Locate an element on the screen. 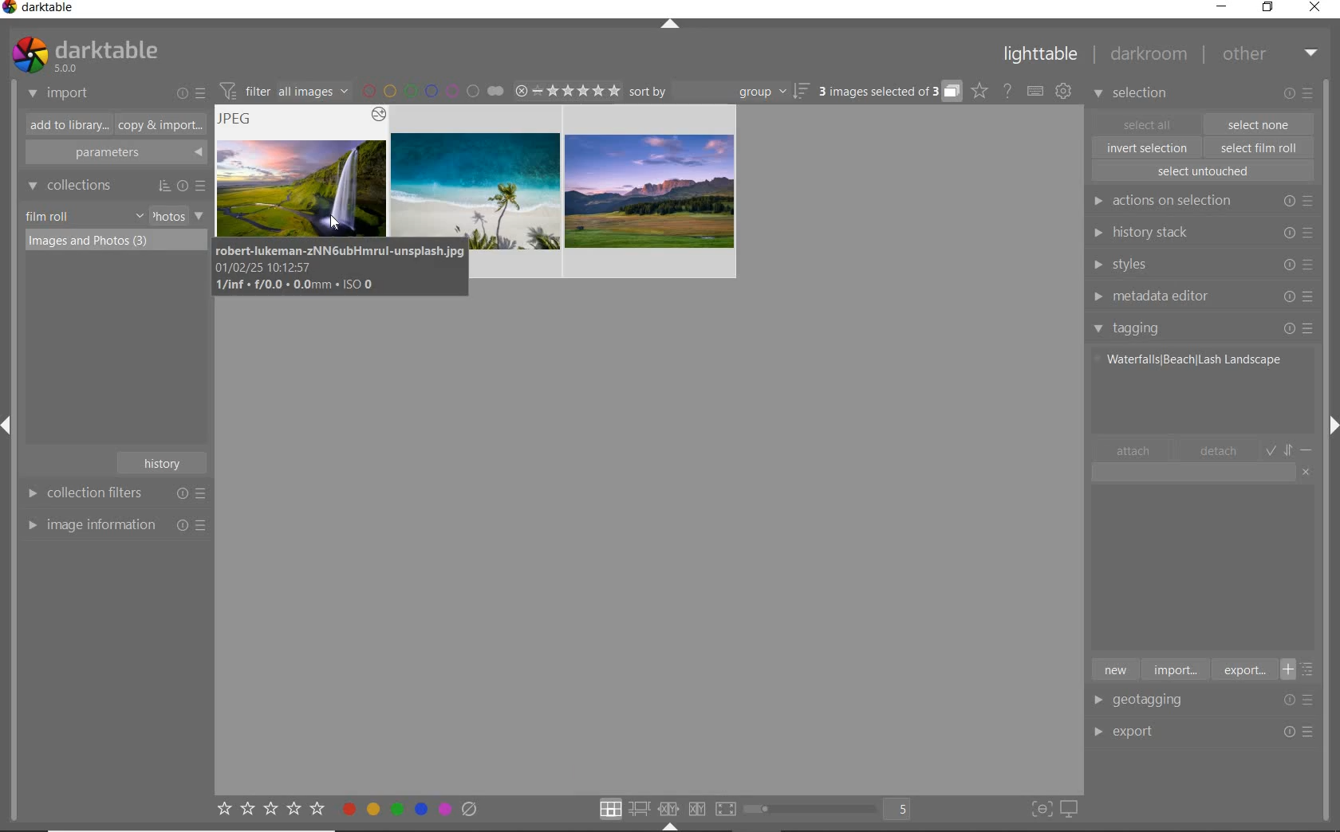  new is located at coordinates (1114, 669).